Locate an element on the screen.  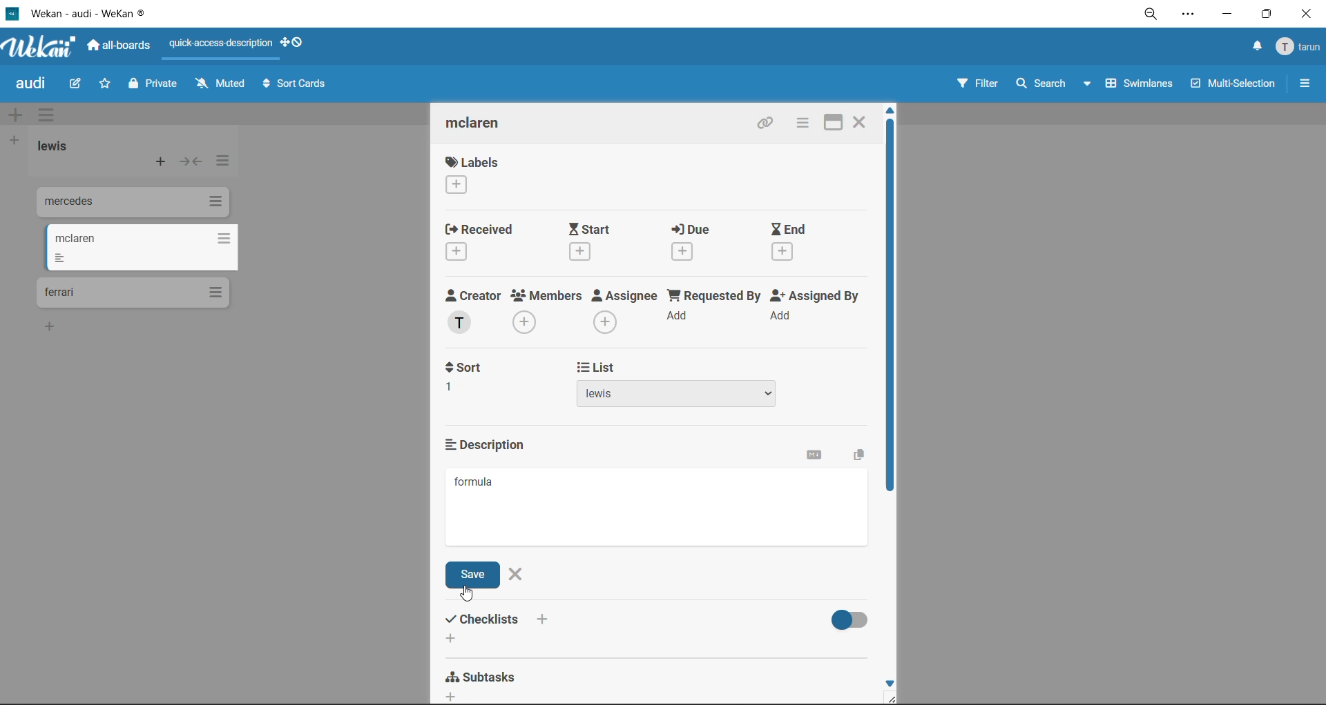
add card is located at coordinates (162, 163).